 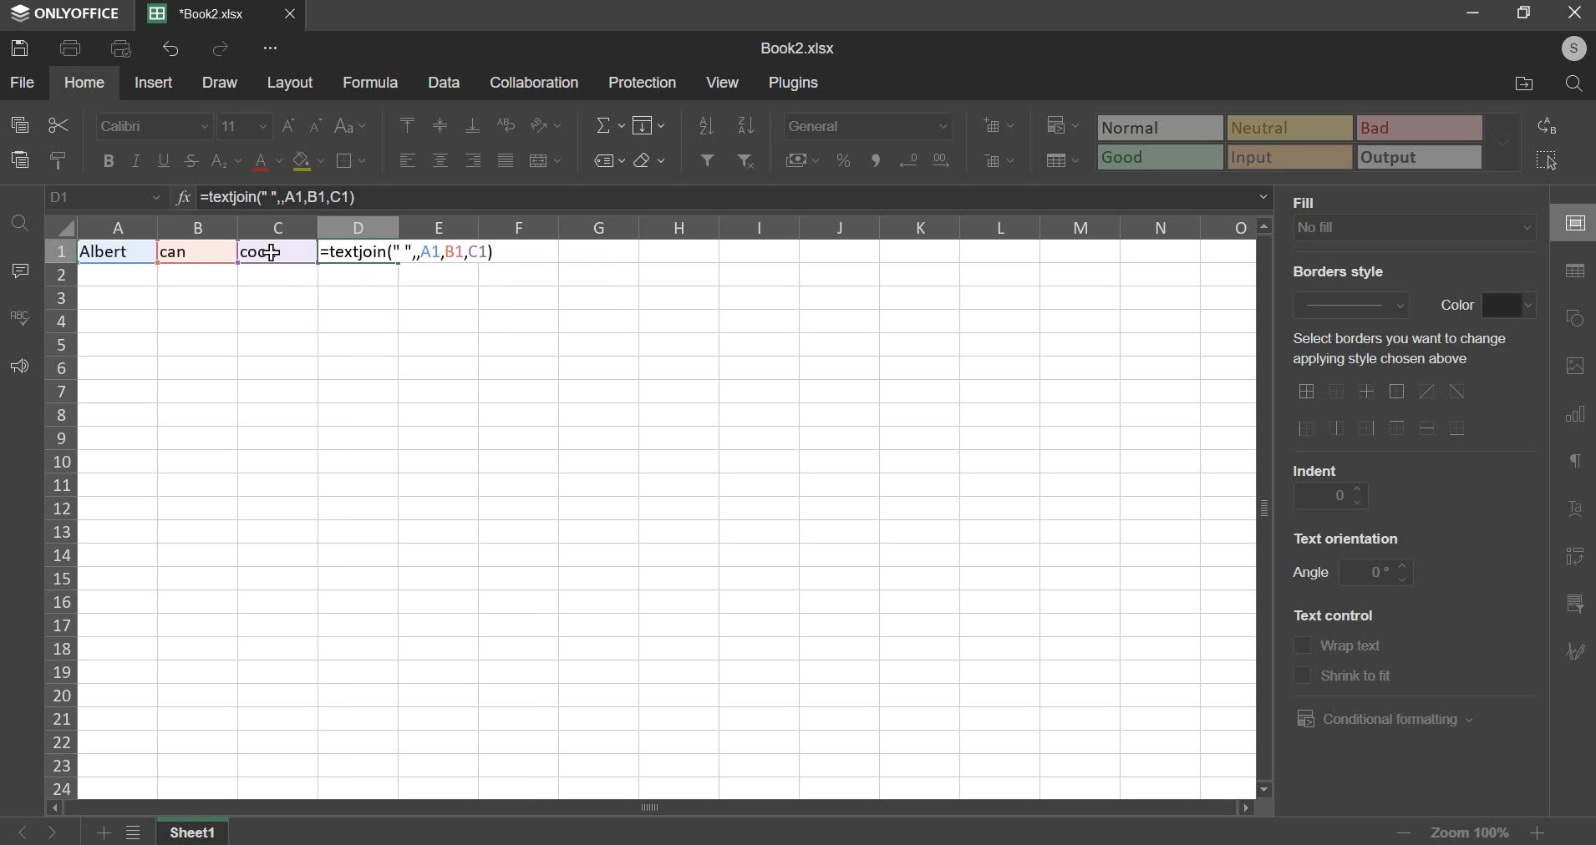 What do you see at coordinates (668, 228) in the screenshot?
I see `columns` at bounding box center [668, 228].